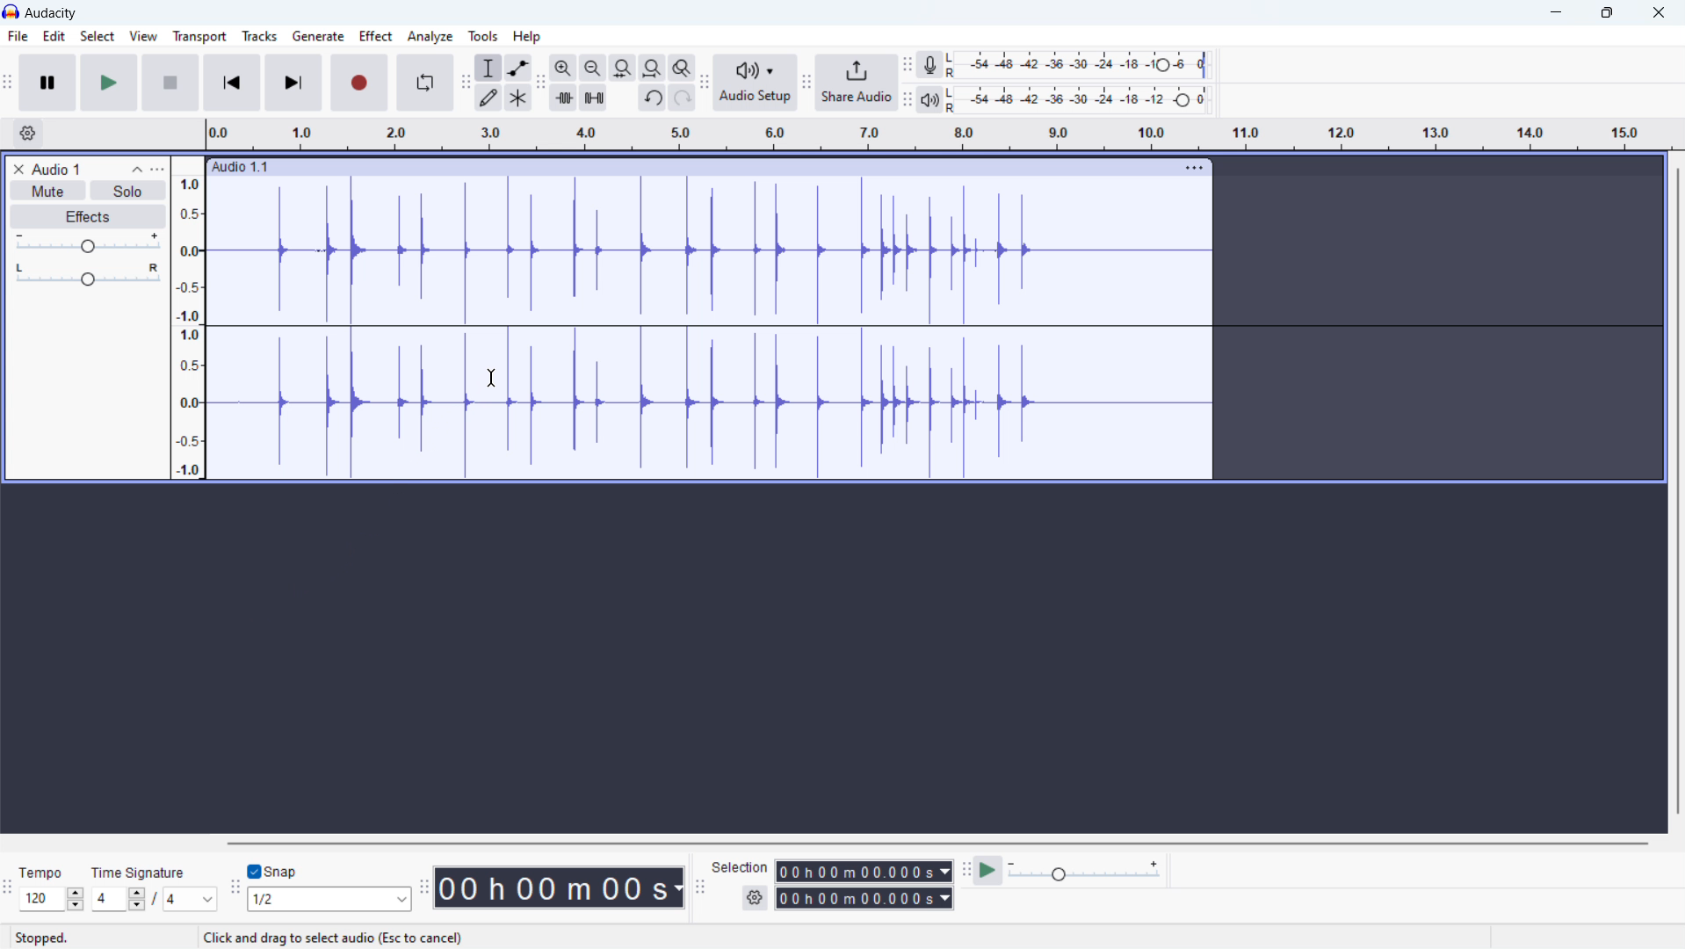 The width and height of the screenshot is (1685, 949). What do you see at coordinates (465, 83) in the screenshot?
I see `tools toolbar` at bounding box center [465, 83].